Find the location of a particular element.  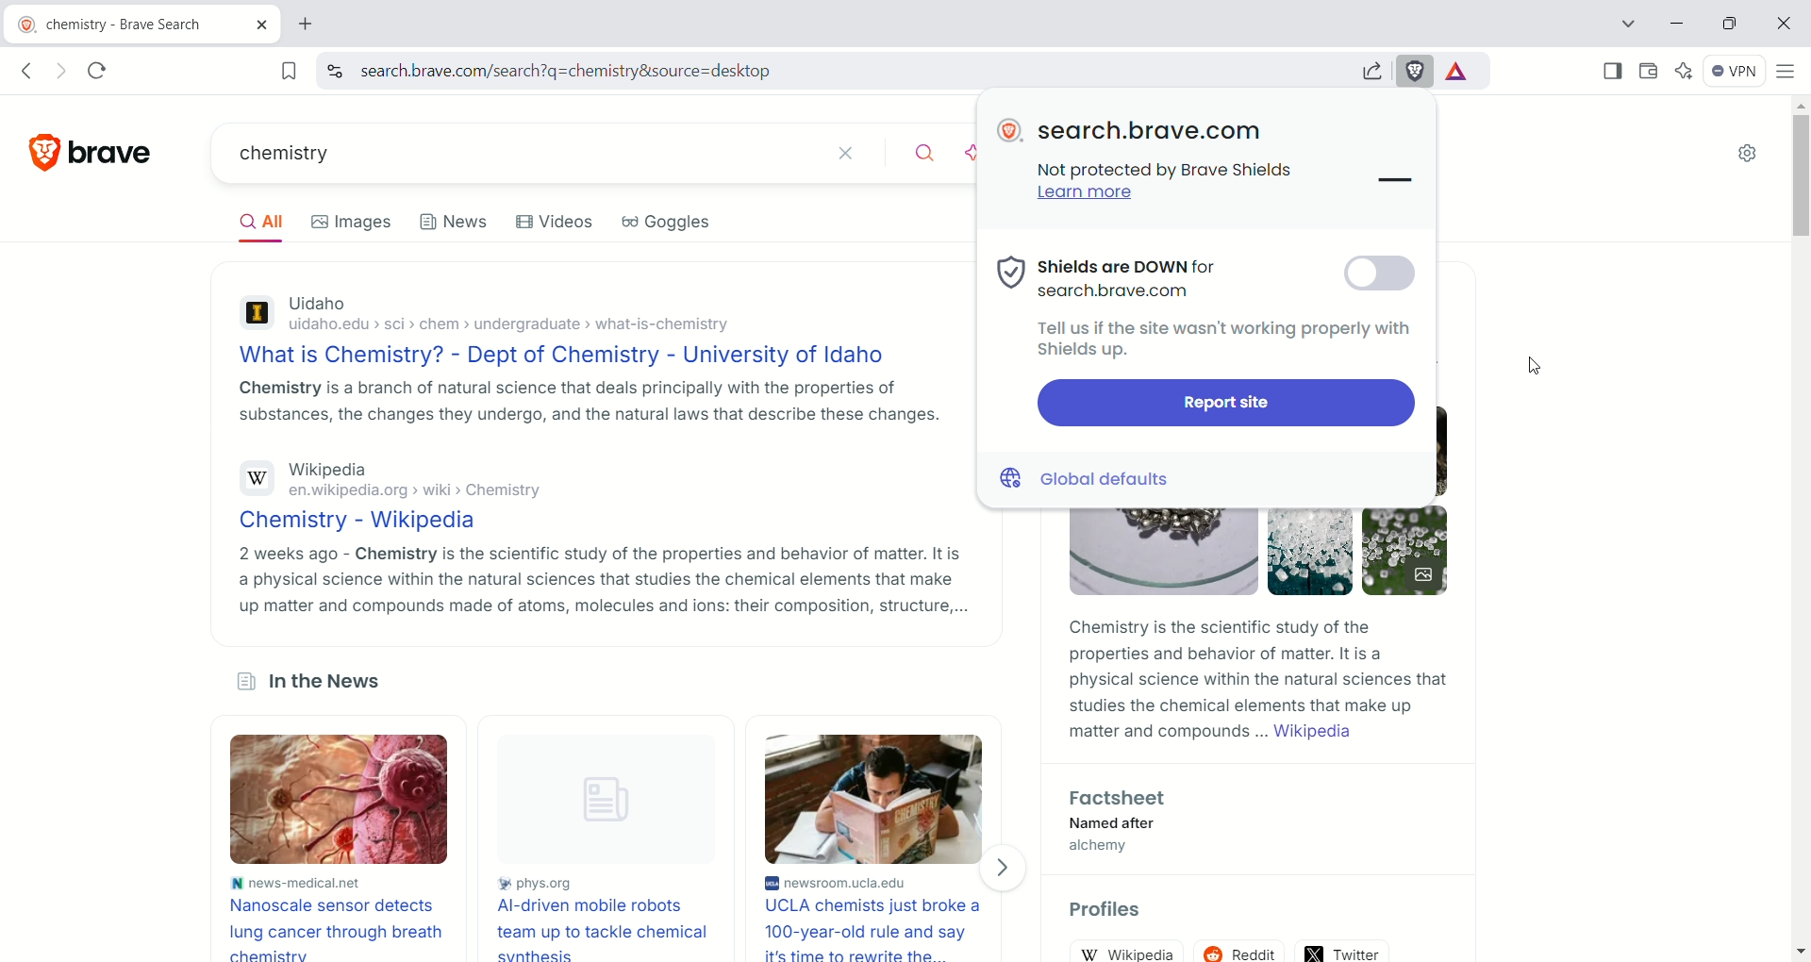

Videos is located at coordinates (559, 221).